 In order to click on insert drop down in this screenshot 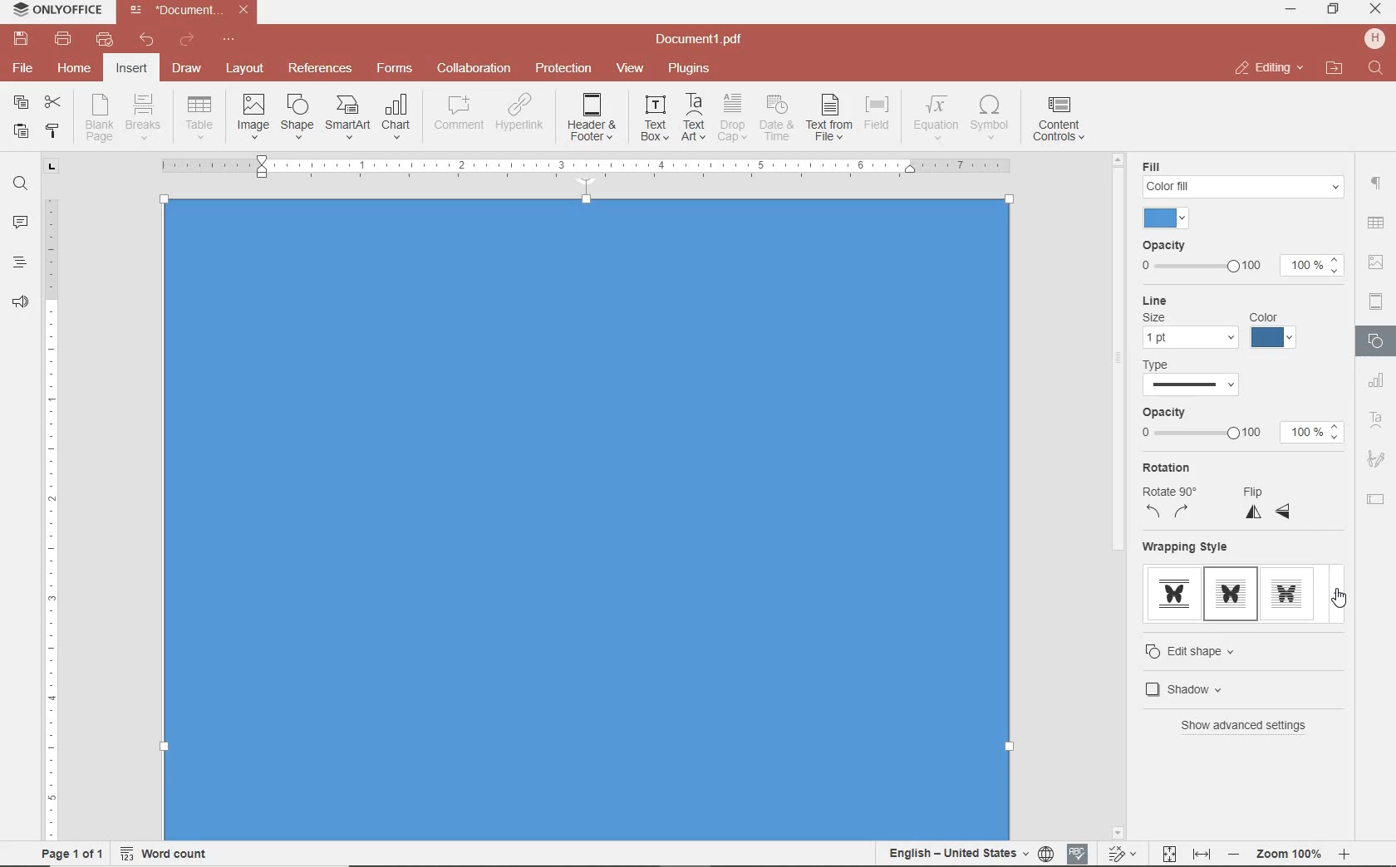, I will do `click(204, 115)`.